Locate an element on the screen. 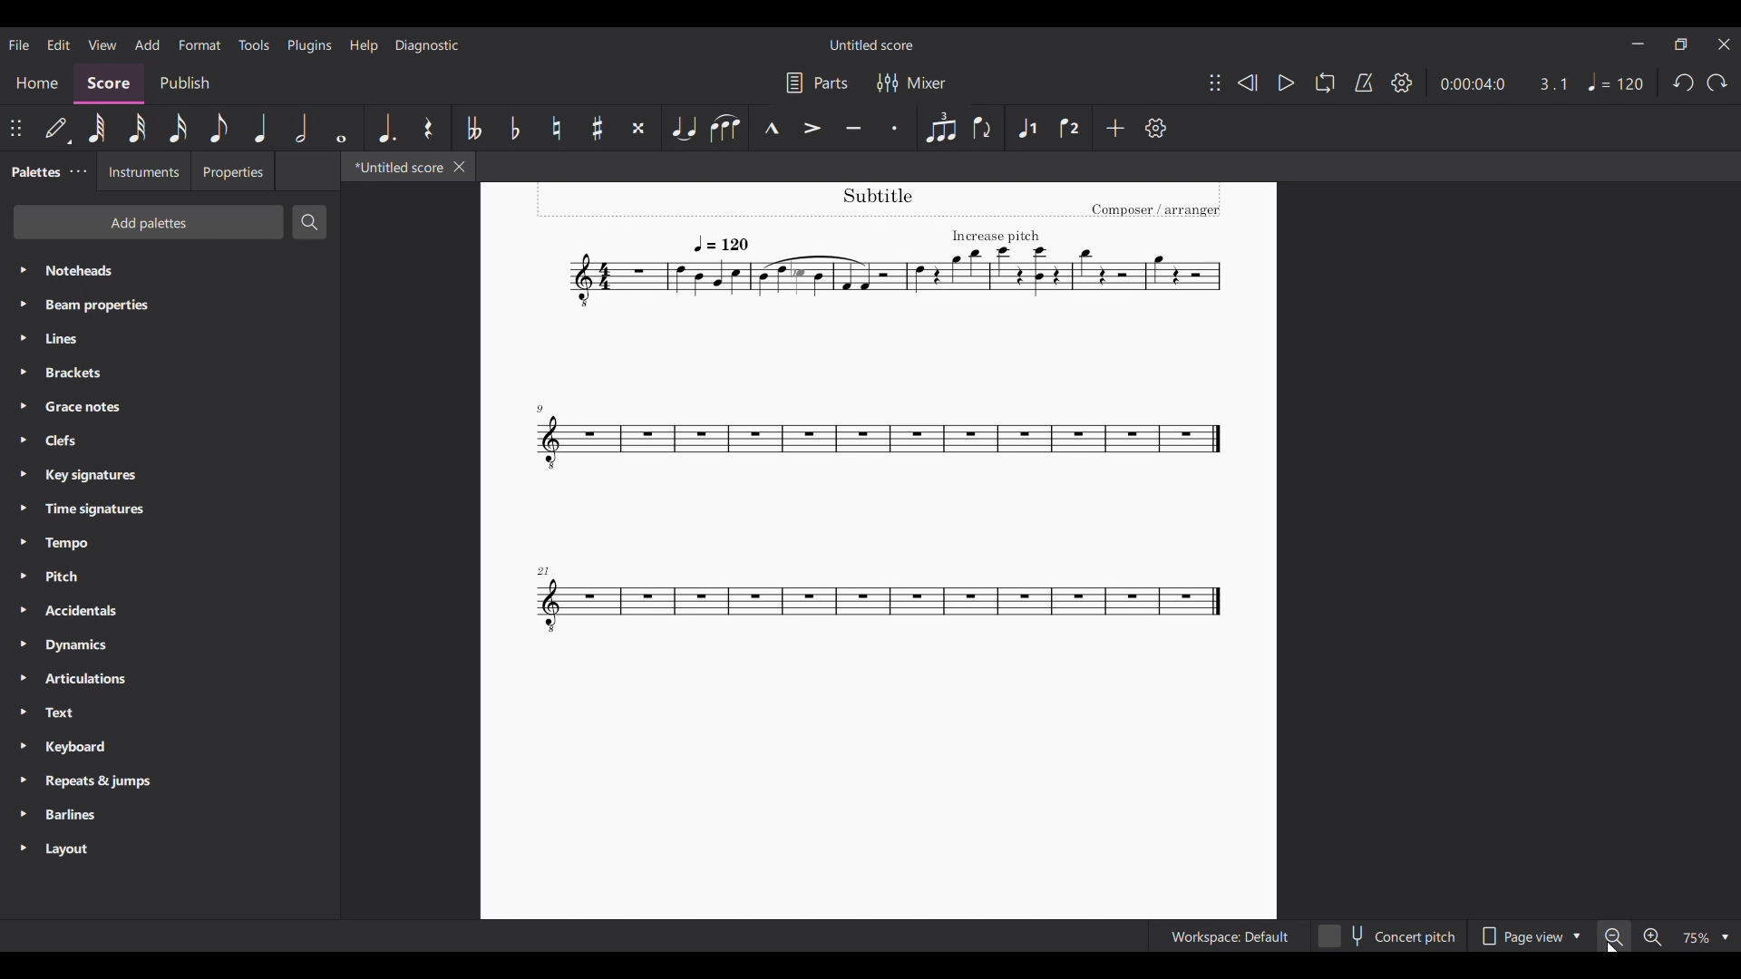 Image resolution: width=1741 pixels, height=979 pixels. View menu is located at coordinates (102, 44).